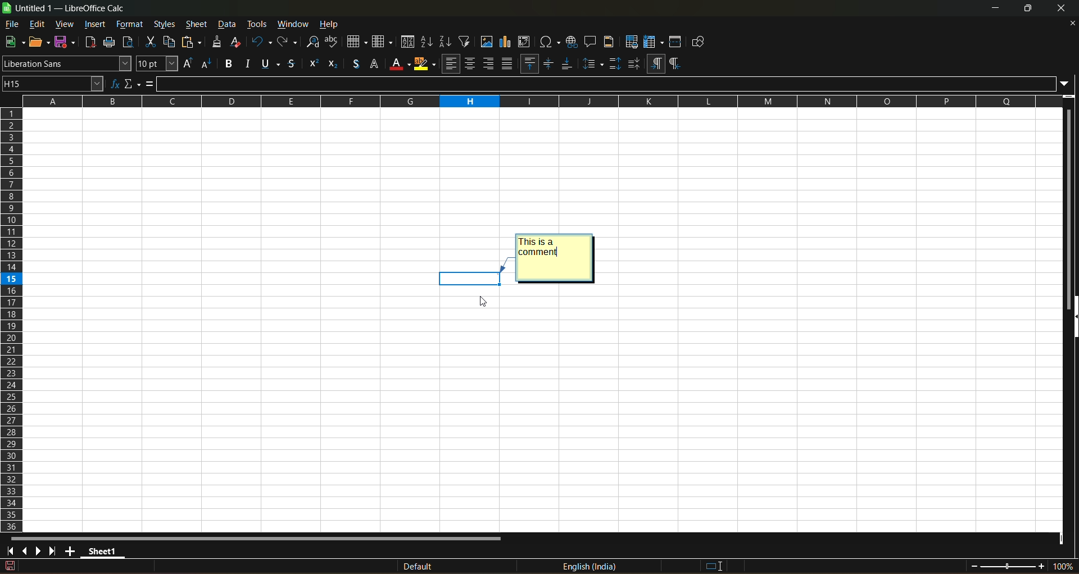 This screenshot has width=1079, height=574. Describe the element at coordinates (592, 566) in the screenshot. I see `text language` at that location.